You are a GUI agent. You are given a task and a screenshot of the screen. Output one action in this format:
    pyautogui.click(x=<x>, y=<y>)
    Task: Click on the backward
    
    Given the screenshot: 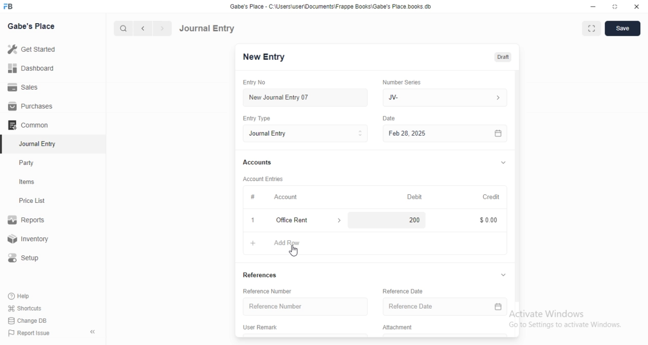 What is the action you would take?
    pyautogui.click(x=142, y=28)
    